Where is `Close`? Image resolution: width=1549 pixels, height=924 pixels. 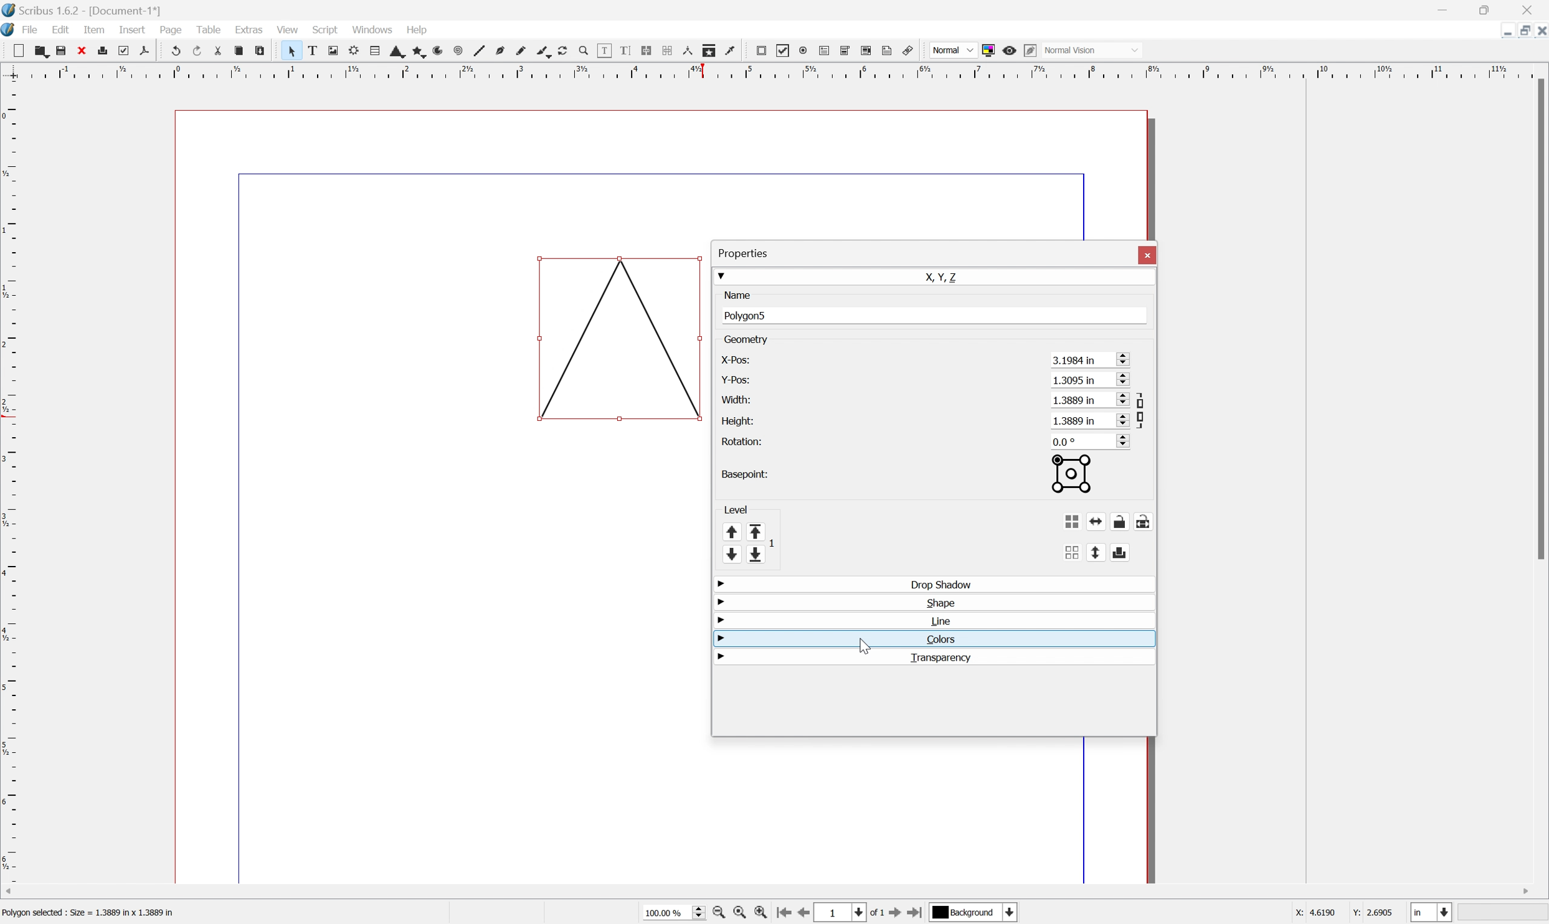 Close is located at coordinates (1147, 254).